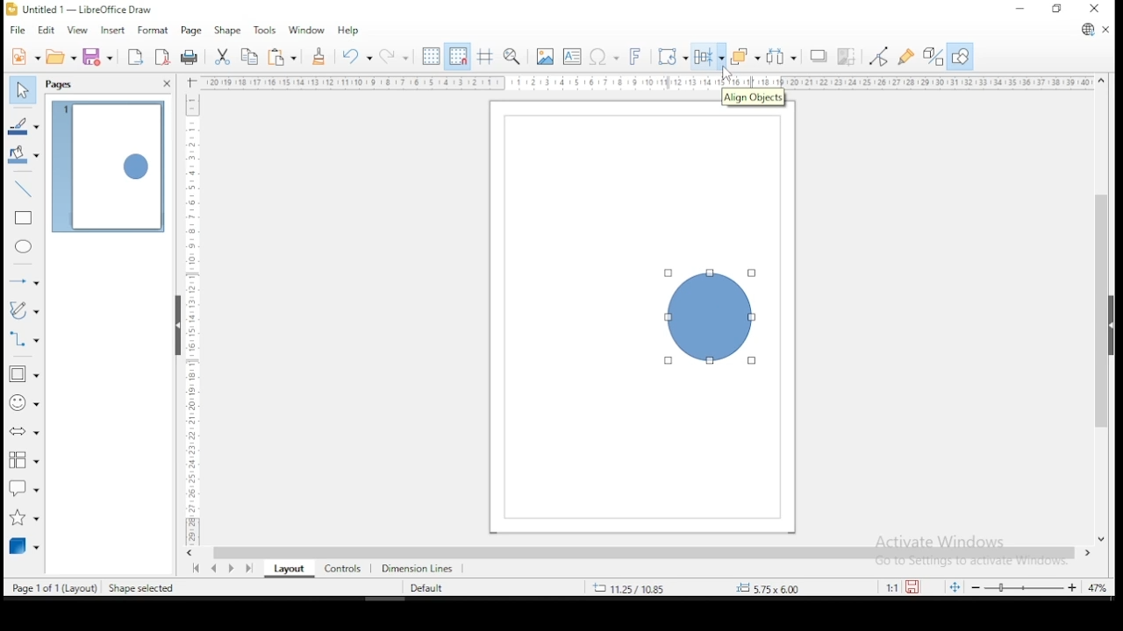 The image size is (1123, 631). What do you see at coordinates (25, 374) in the screenshot?
I see `simple shapes` at bounding box center [25, 374].